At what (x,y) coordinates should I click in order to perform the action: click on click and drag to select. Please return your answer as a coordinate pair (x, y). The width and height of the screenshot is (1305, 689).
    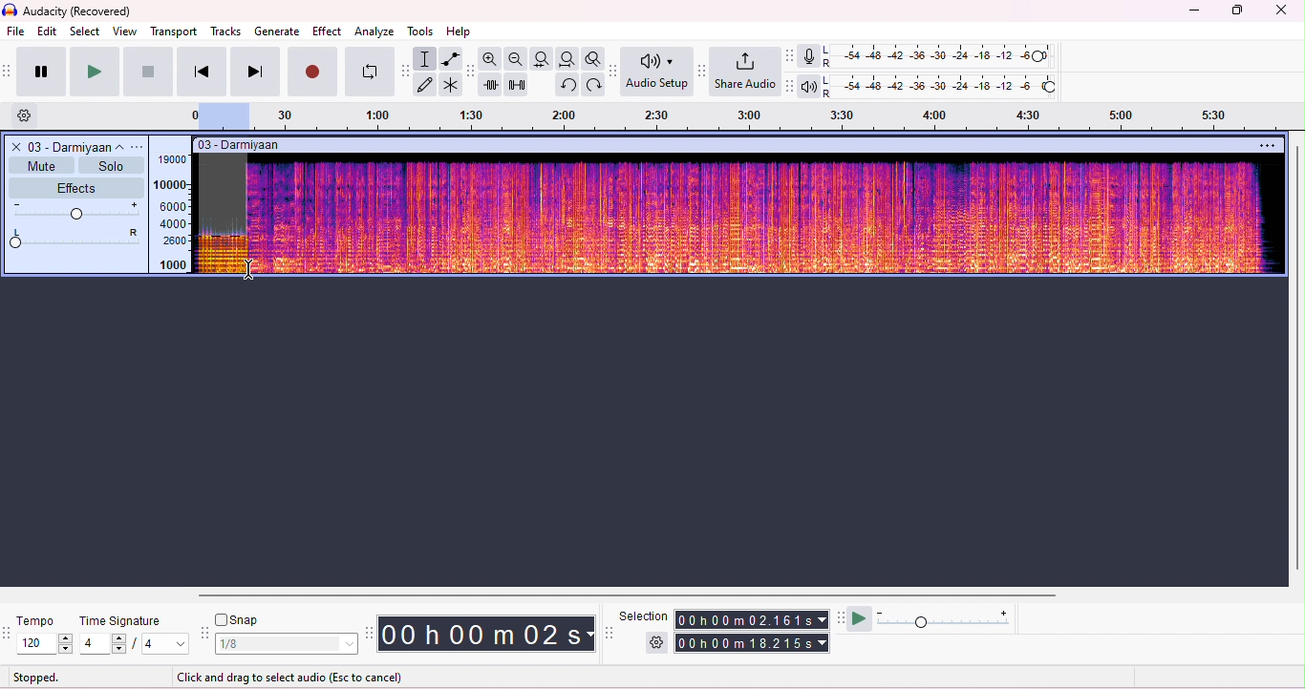
    Looking at the image, I should click on (290, 675).